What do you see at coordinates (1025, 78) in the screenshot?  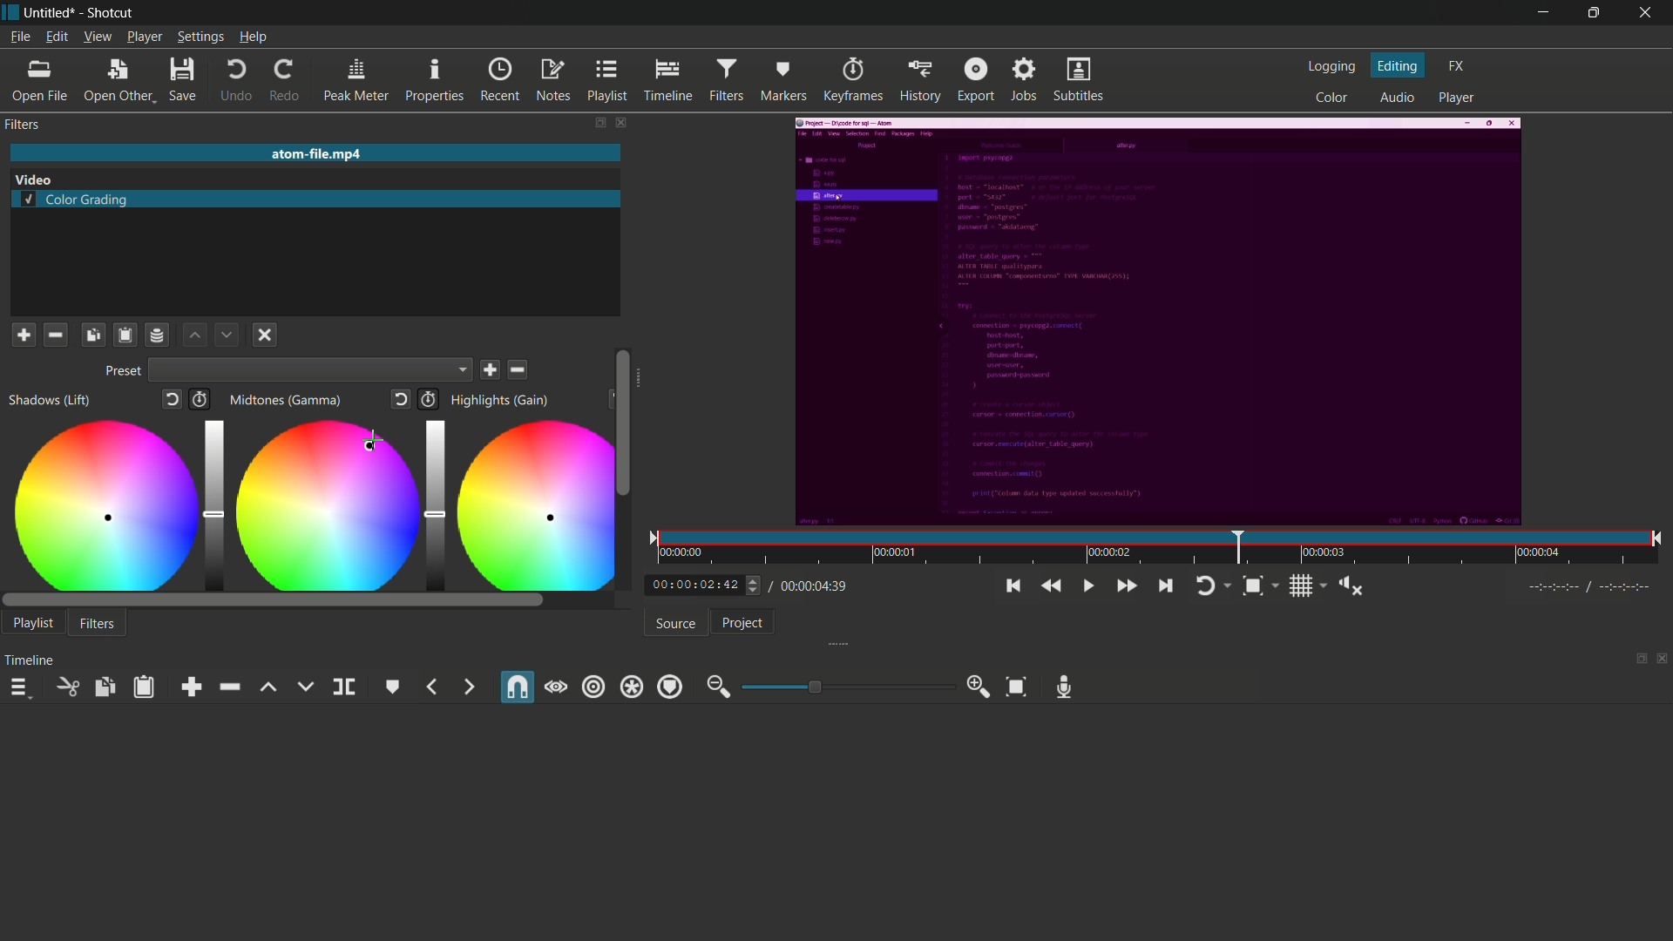 I see `jobs` at bounding box center [1025, 78].